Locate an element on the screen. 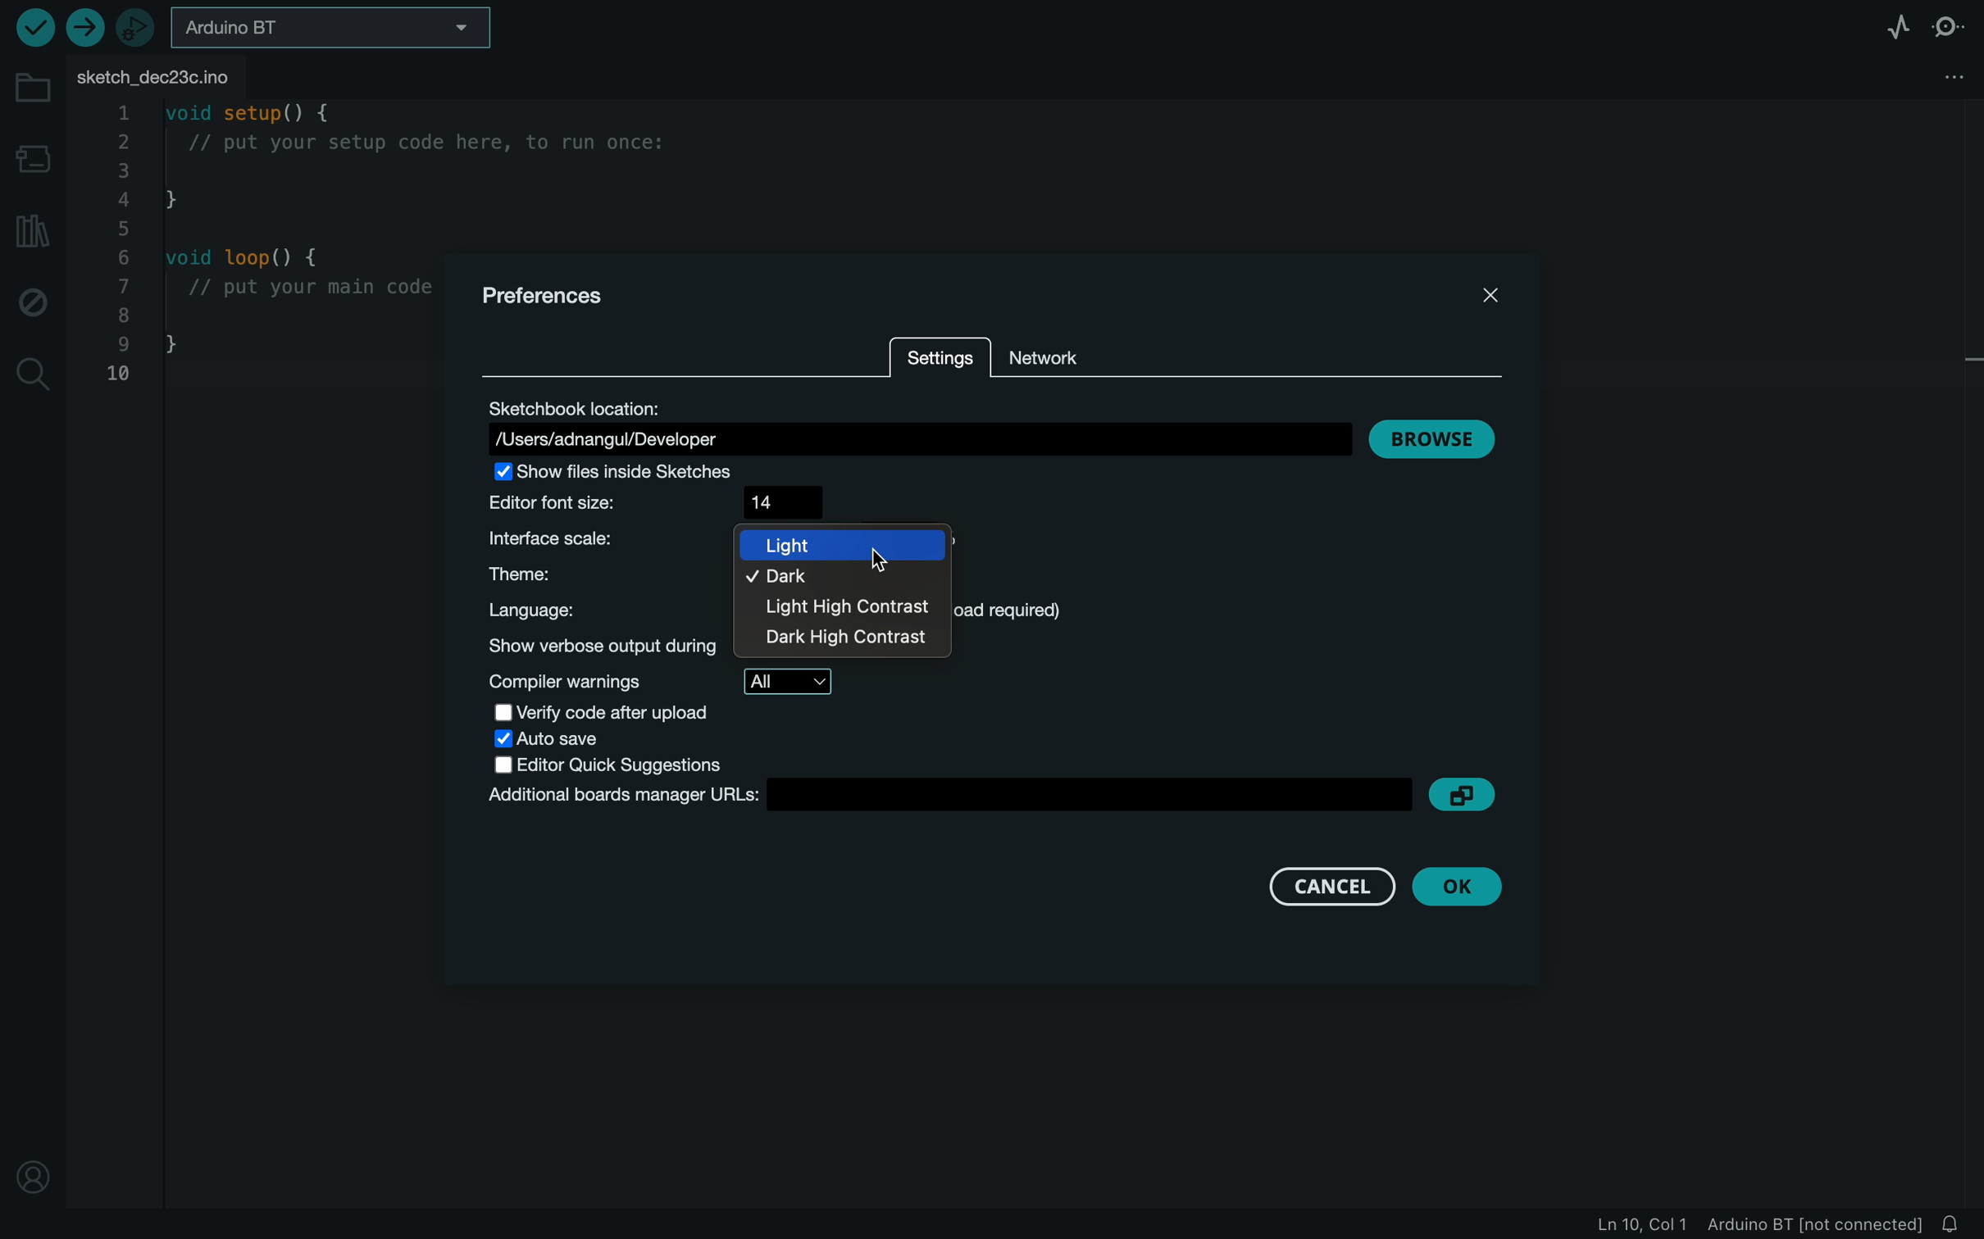 The width and height of the screenshot is (1984, 1239). profile is located at coordinates (39, 1176).